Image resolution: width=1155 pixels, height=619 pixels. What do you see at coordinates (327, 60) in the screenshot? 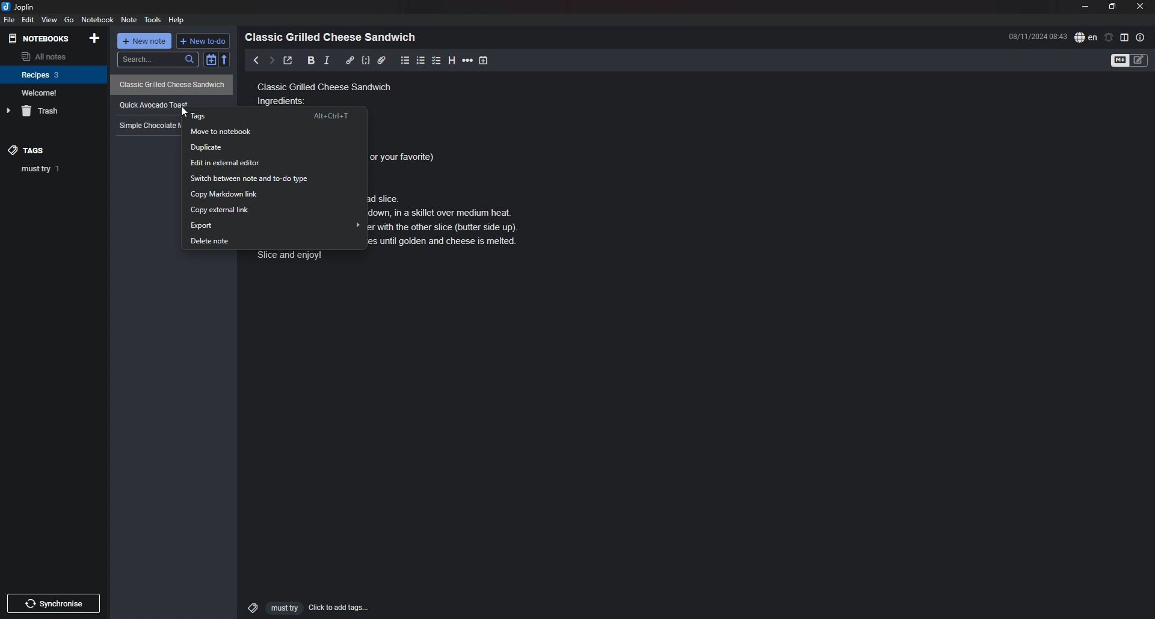
I see `italic` at bounding box center [327, 60].